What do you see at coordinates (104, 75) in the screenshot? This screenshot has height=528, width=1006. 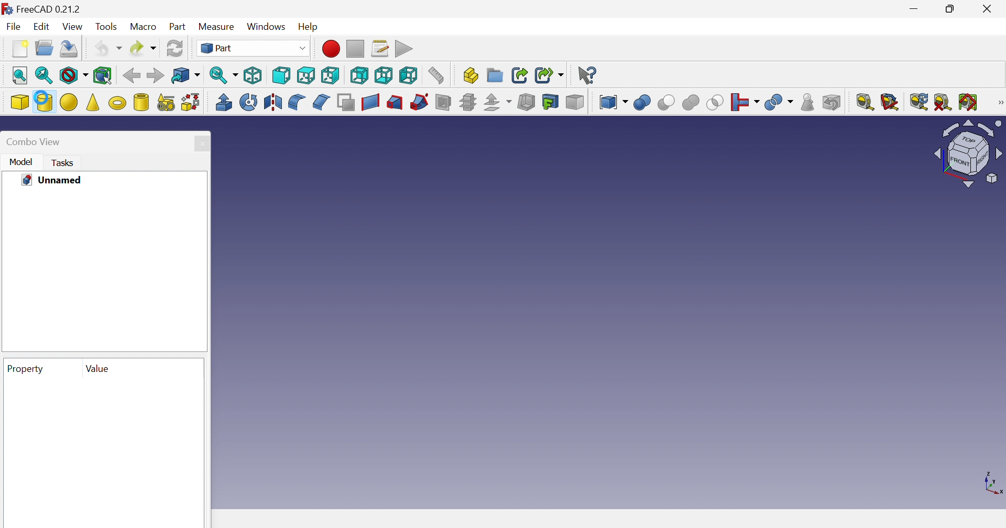 I see `Bounding box` at bounding box center [104, 75].